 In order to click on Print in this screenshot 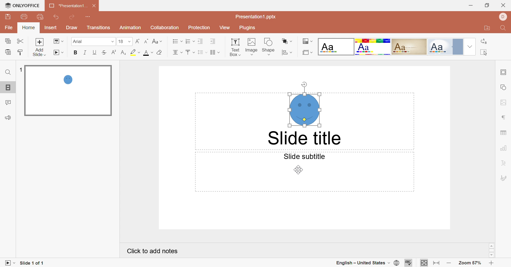, I will do `click(24, 16)`.